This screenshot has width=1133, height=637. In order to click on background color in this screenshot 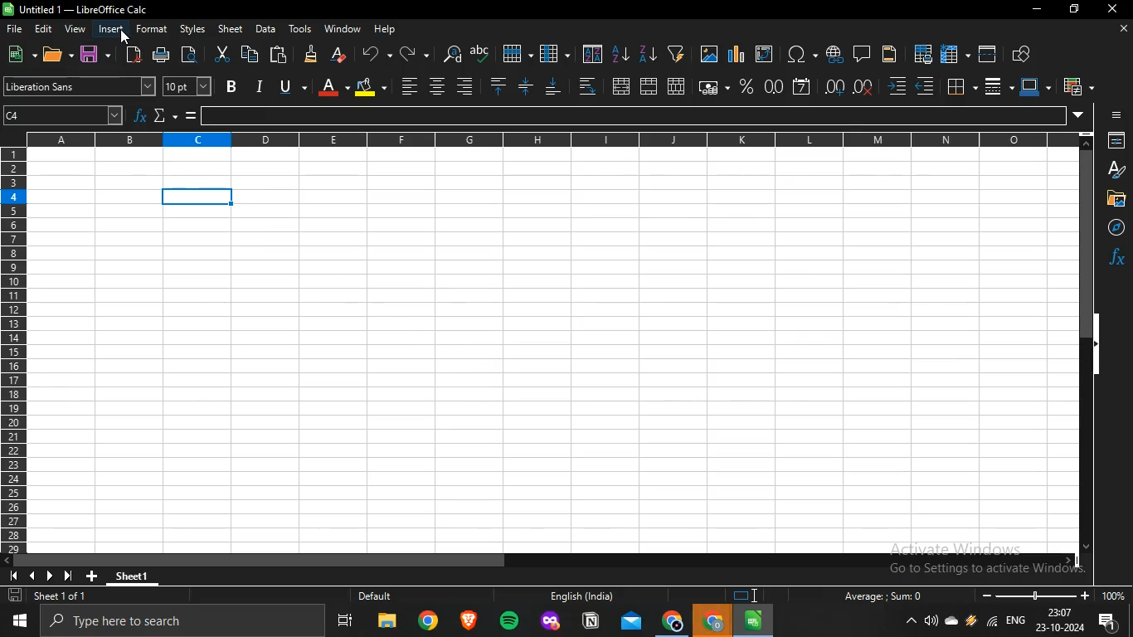, I will do `click(370, 86)`.